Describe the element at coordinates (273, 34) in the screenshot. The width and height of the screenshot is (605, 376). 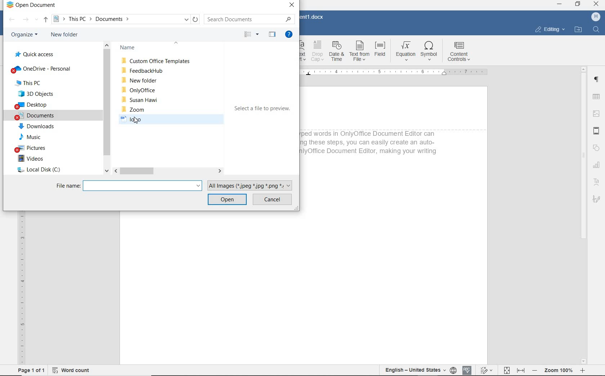
I see `HIDE THE PREVIEW PANE` at that location.